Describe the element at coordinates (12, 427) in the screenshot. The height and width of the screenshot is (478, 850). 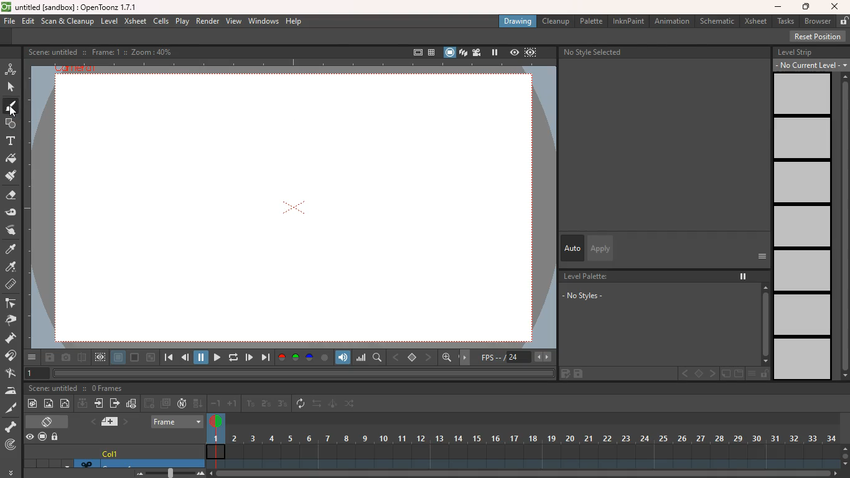
I see `skeleton` at that location.